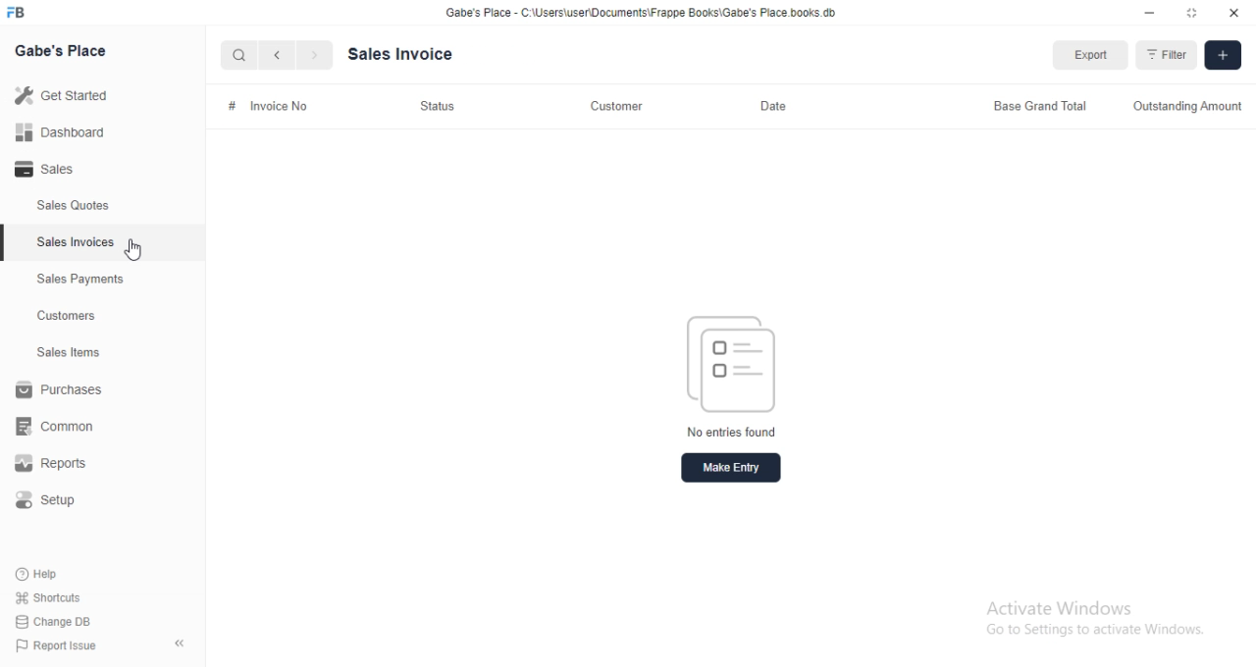 The width and height of the screenshot is (1256, 667). Describe the element at coordinates (73, 208) in the screenshot. I see `Sales Quotes` at that location.